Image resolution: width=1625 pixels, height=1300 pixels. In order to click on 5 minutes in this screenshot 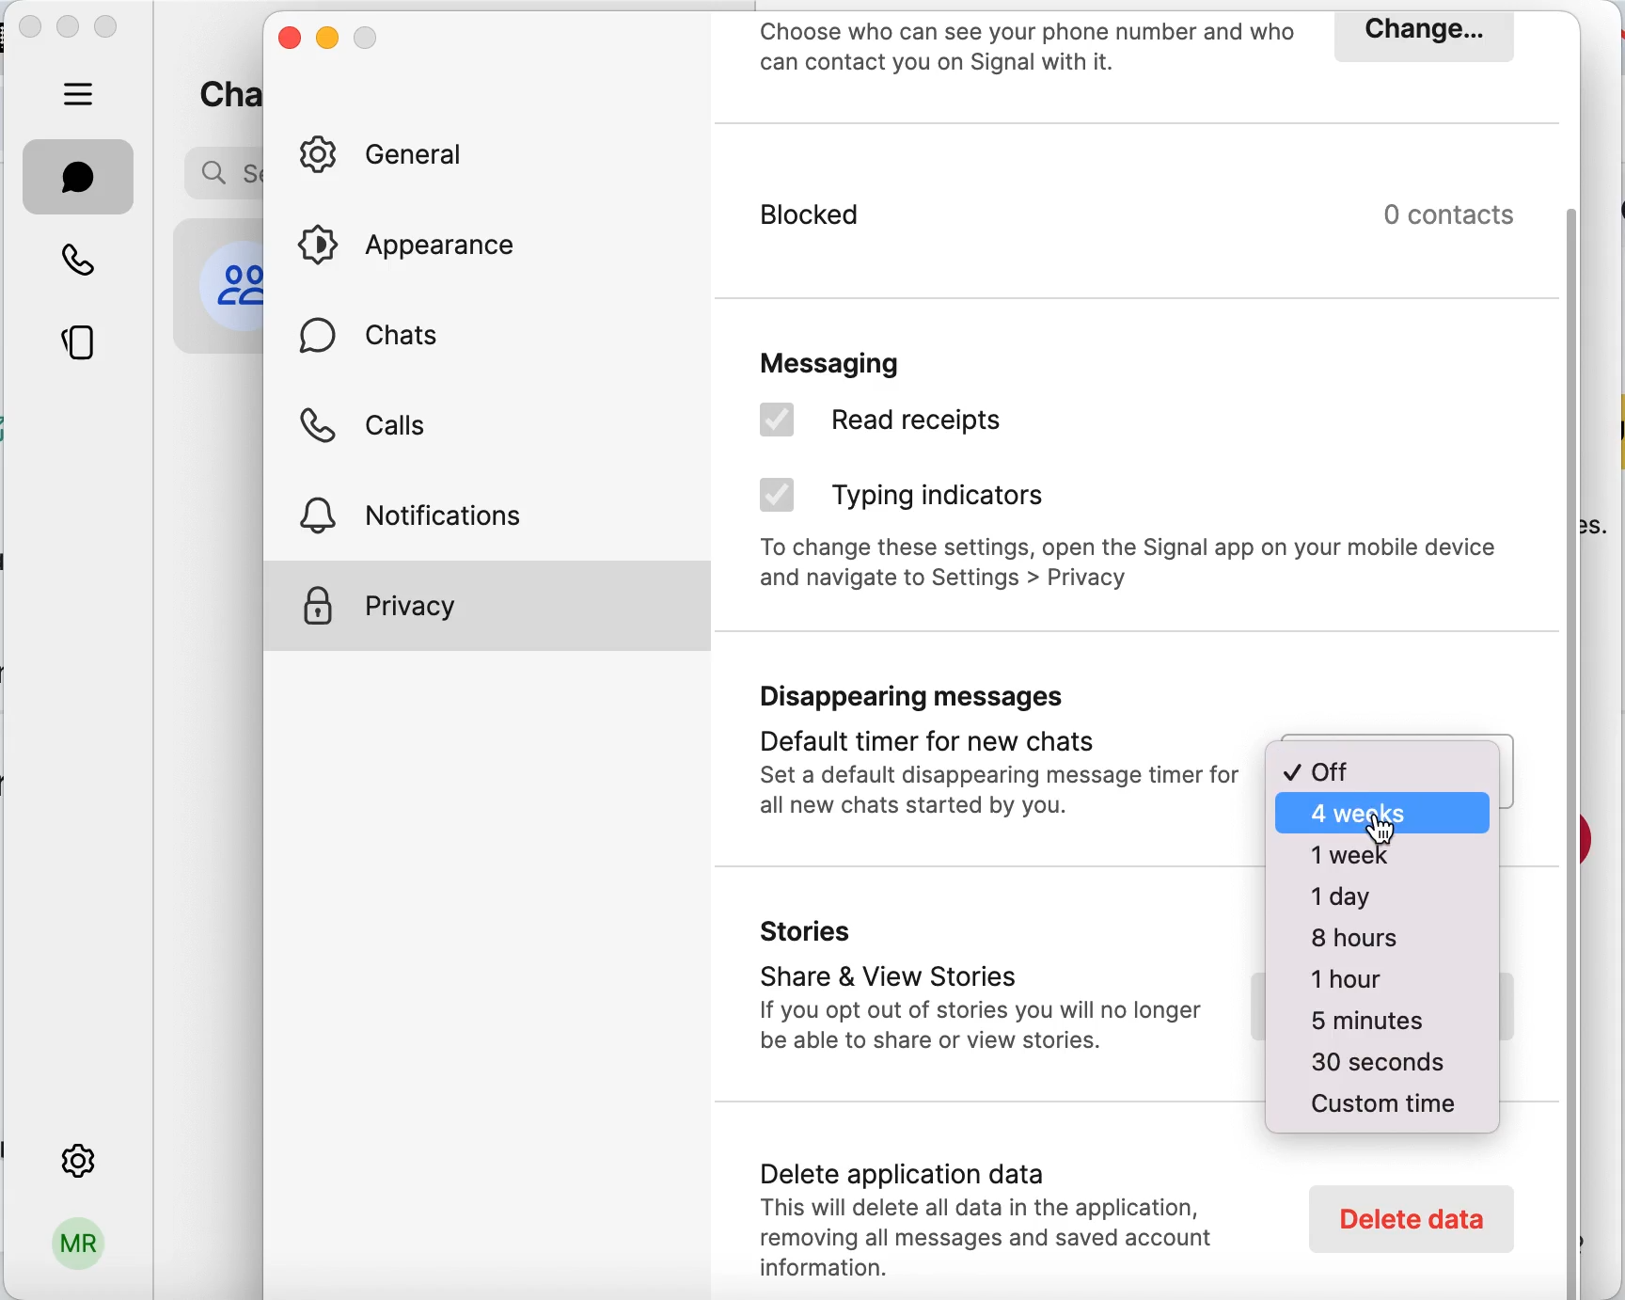, I will do `click(1361, 1024)`.